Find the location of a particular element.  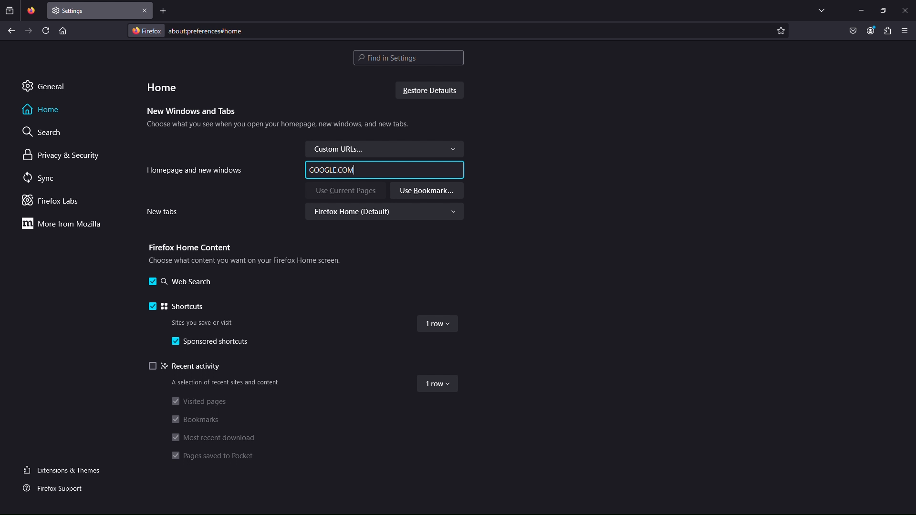

Use Current Pages is located at coordinates (345, 191).